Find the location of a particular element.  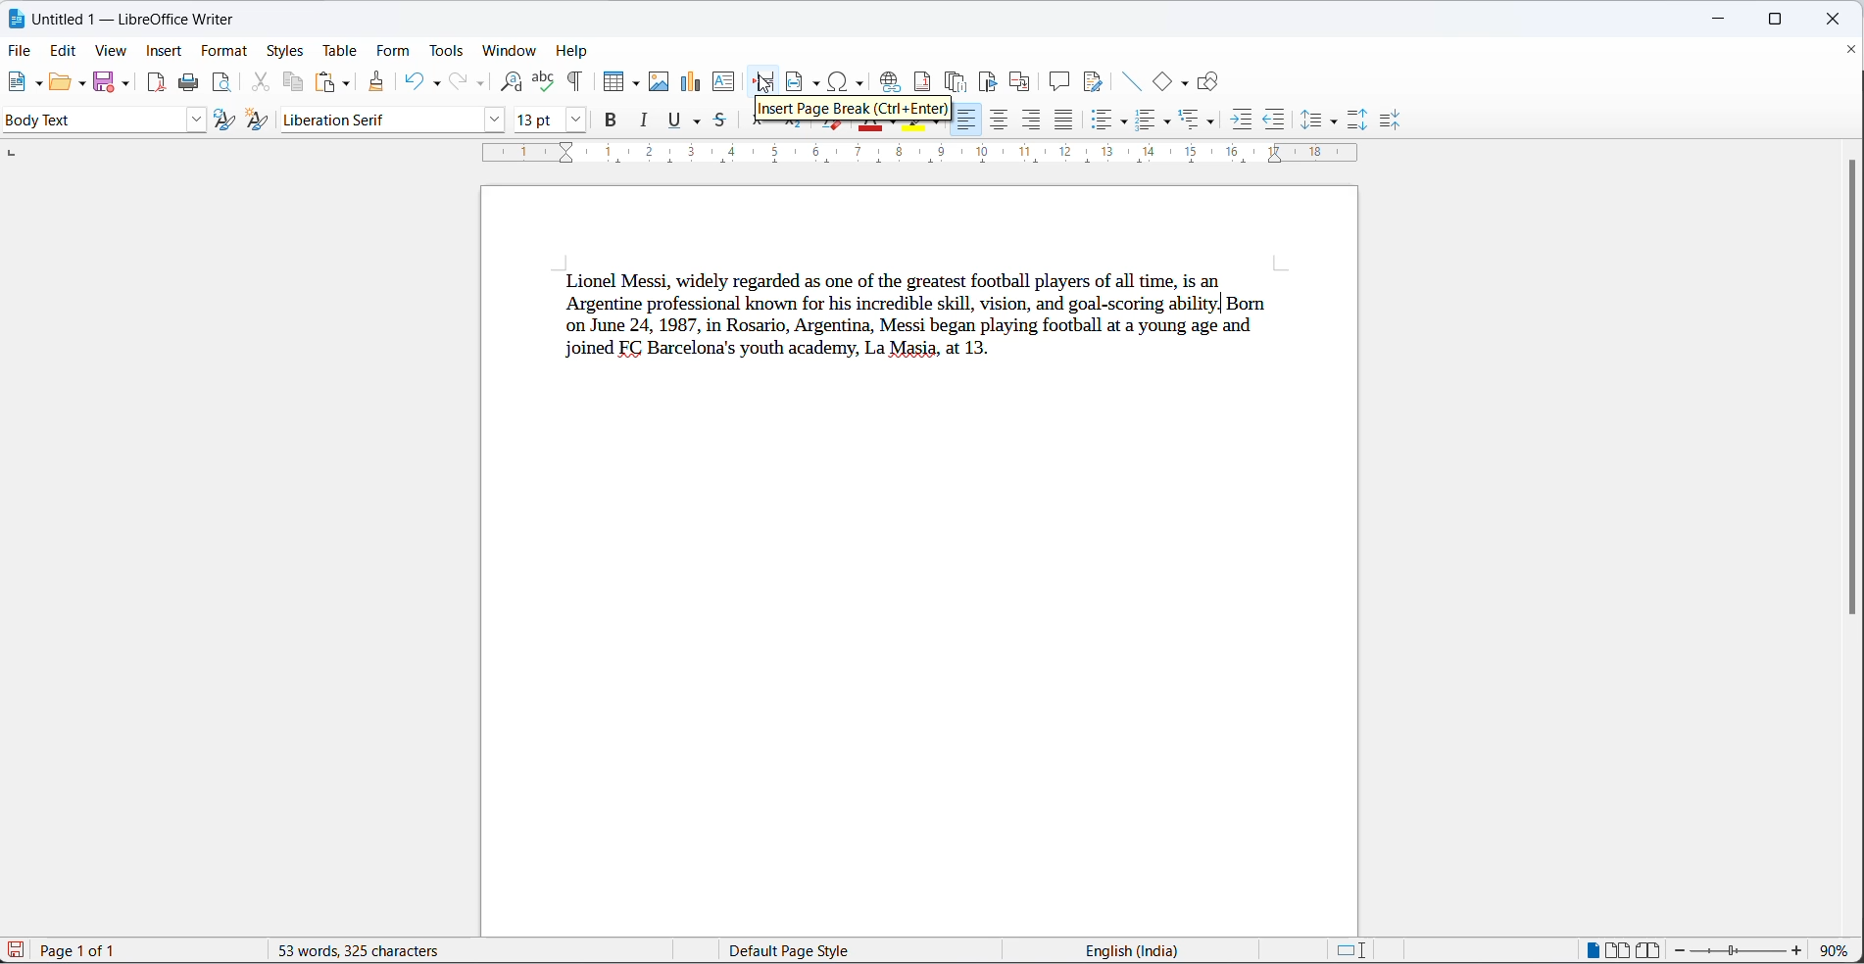

clear direct formatting is located at coordinates (832, 125).